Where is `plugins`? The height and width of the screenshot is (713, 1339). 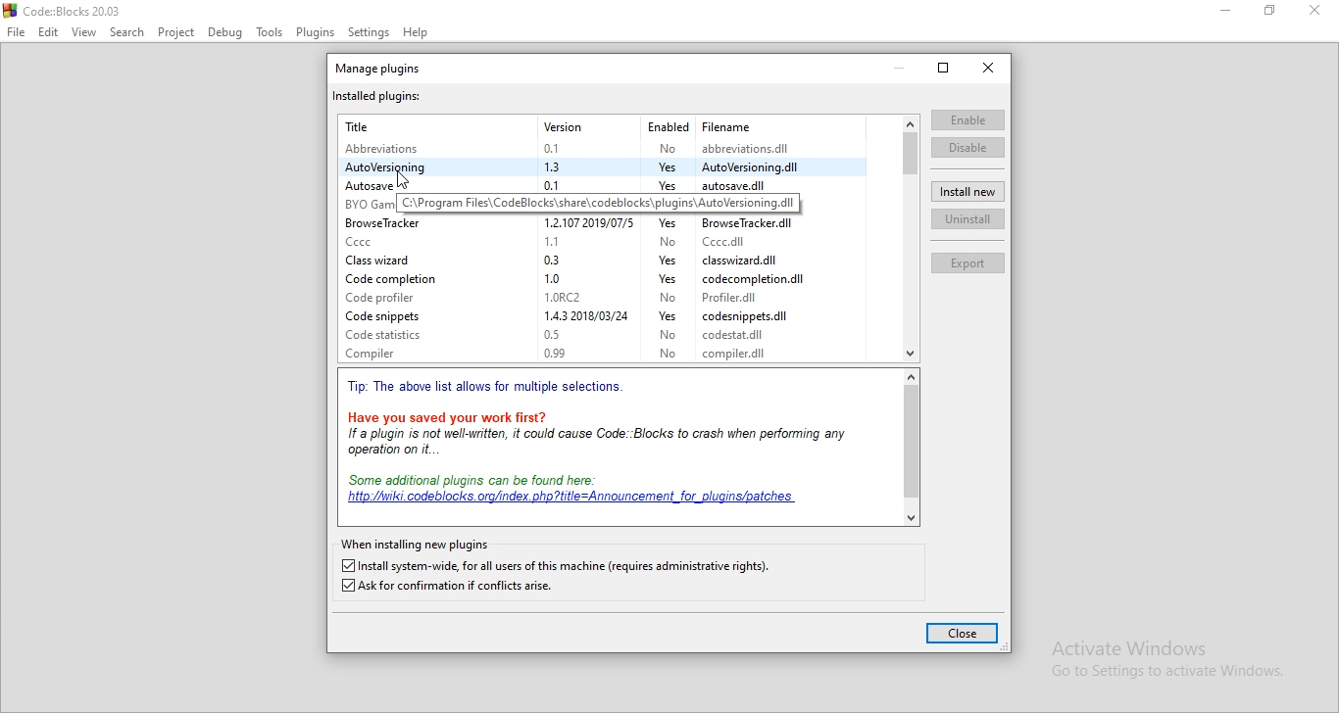
plugins is located at coordinates (317, 32).